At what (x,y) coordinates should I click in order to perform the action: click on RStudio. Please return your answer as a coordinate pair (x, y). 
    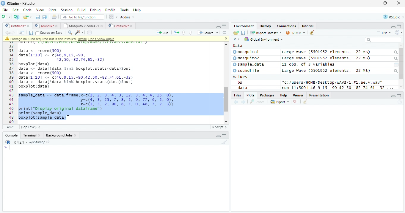
    Looking at the image, I should click on (393, 17).